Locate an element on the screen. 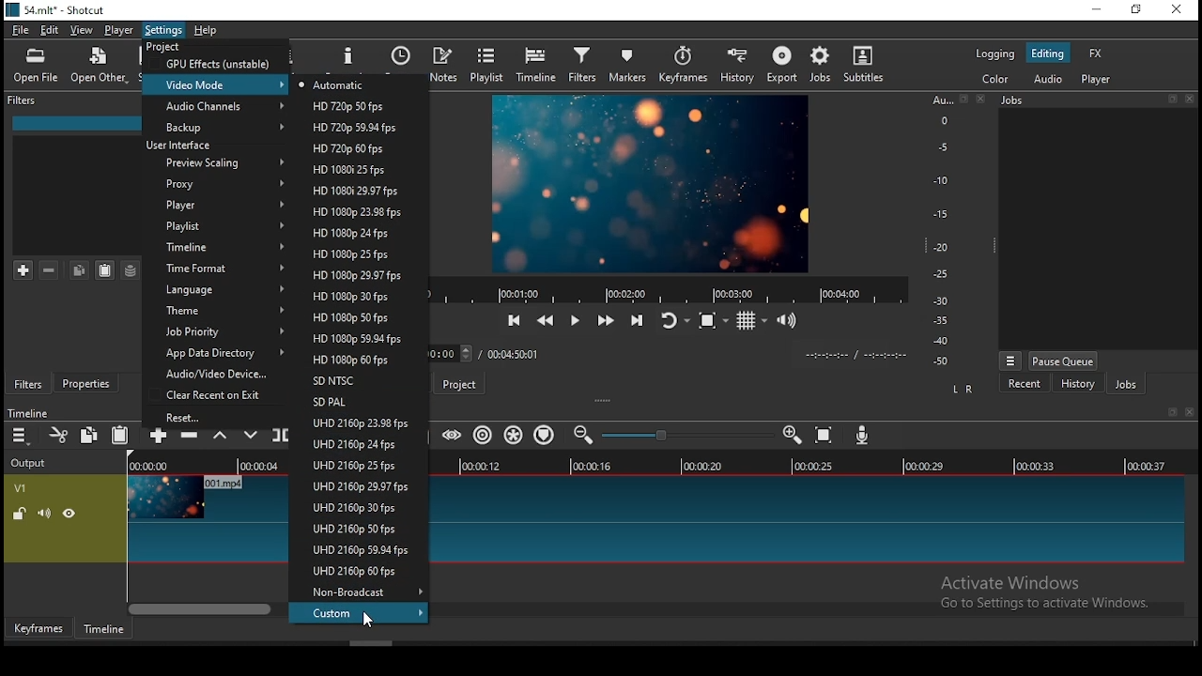  toggle player looping is located at coordinates (673, 319).